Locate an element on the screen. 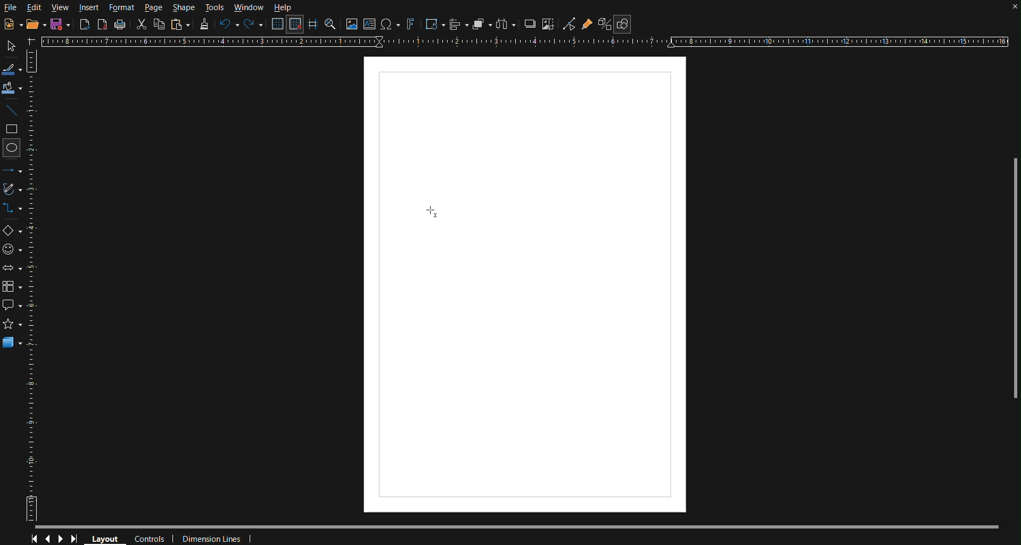 The width and height of the screenshot is (1021, 545). Controls is located at coordinates (55, 538).